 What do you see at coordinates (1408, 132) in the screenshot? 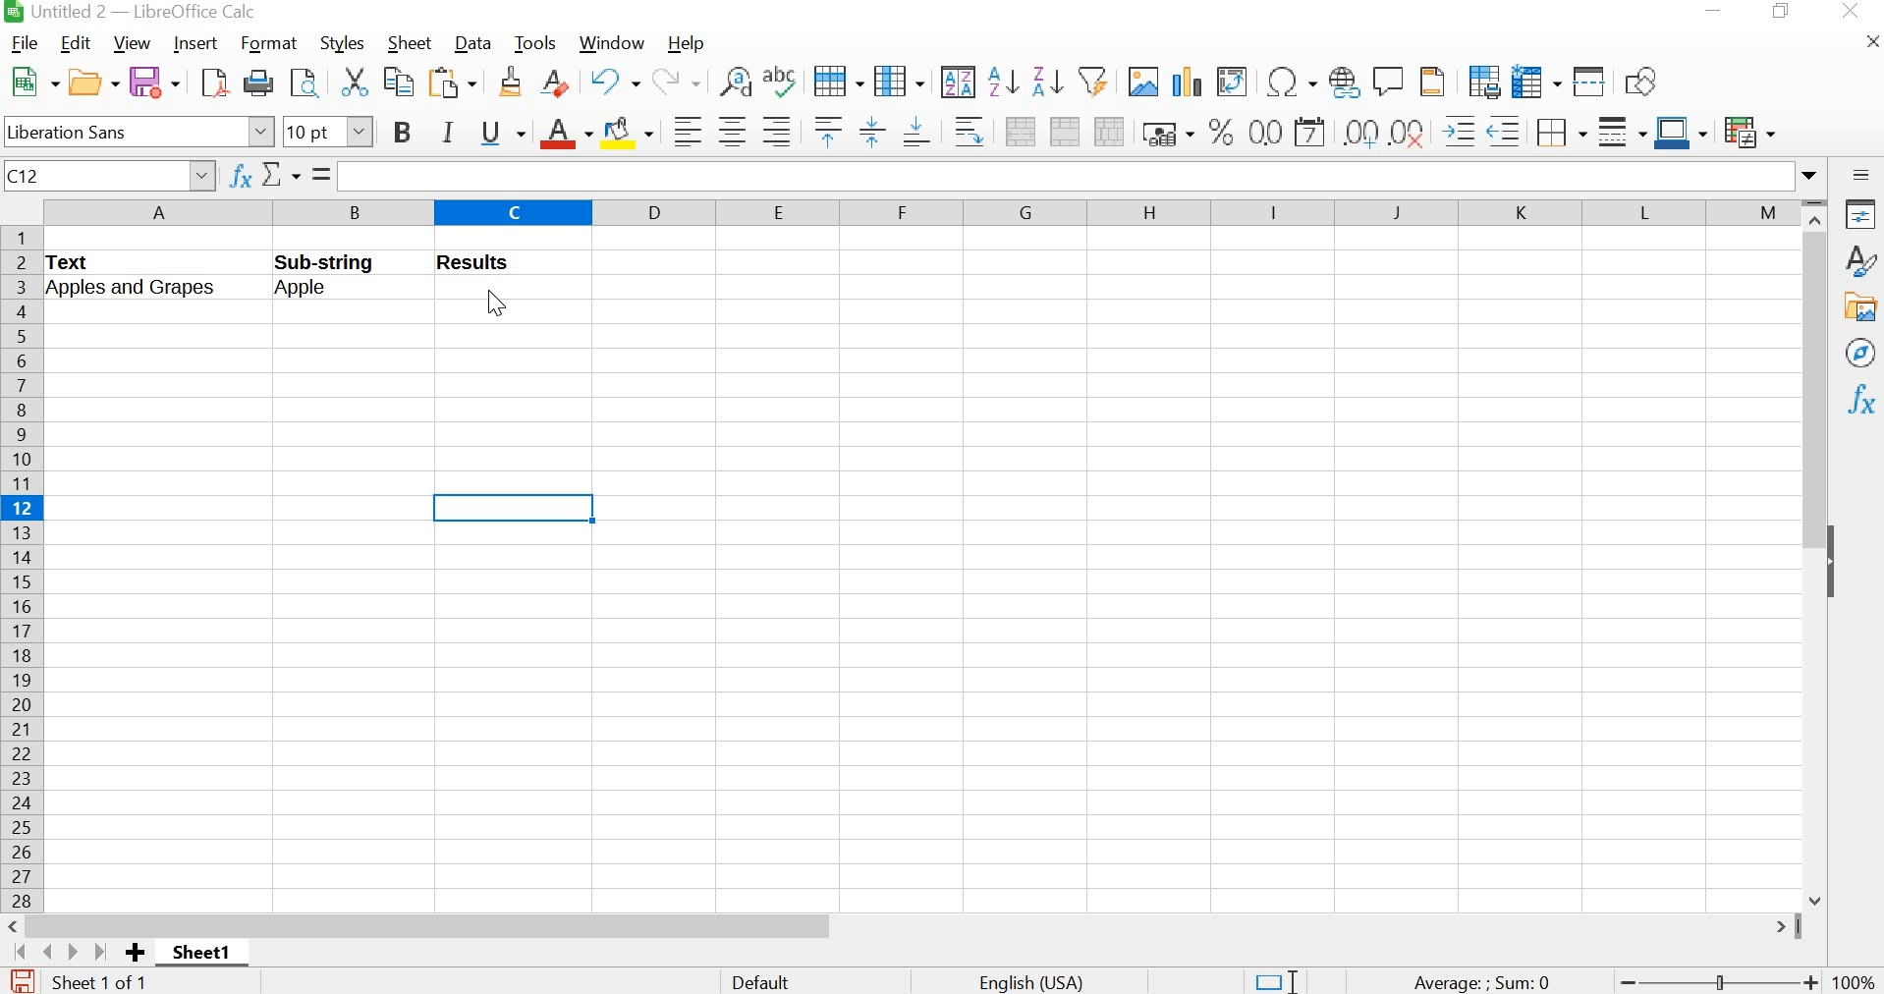
I see `delete decimal place` at bounding box center [1408, 132].